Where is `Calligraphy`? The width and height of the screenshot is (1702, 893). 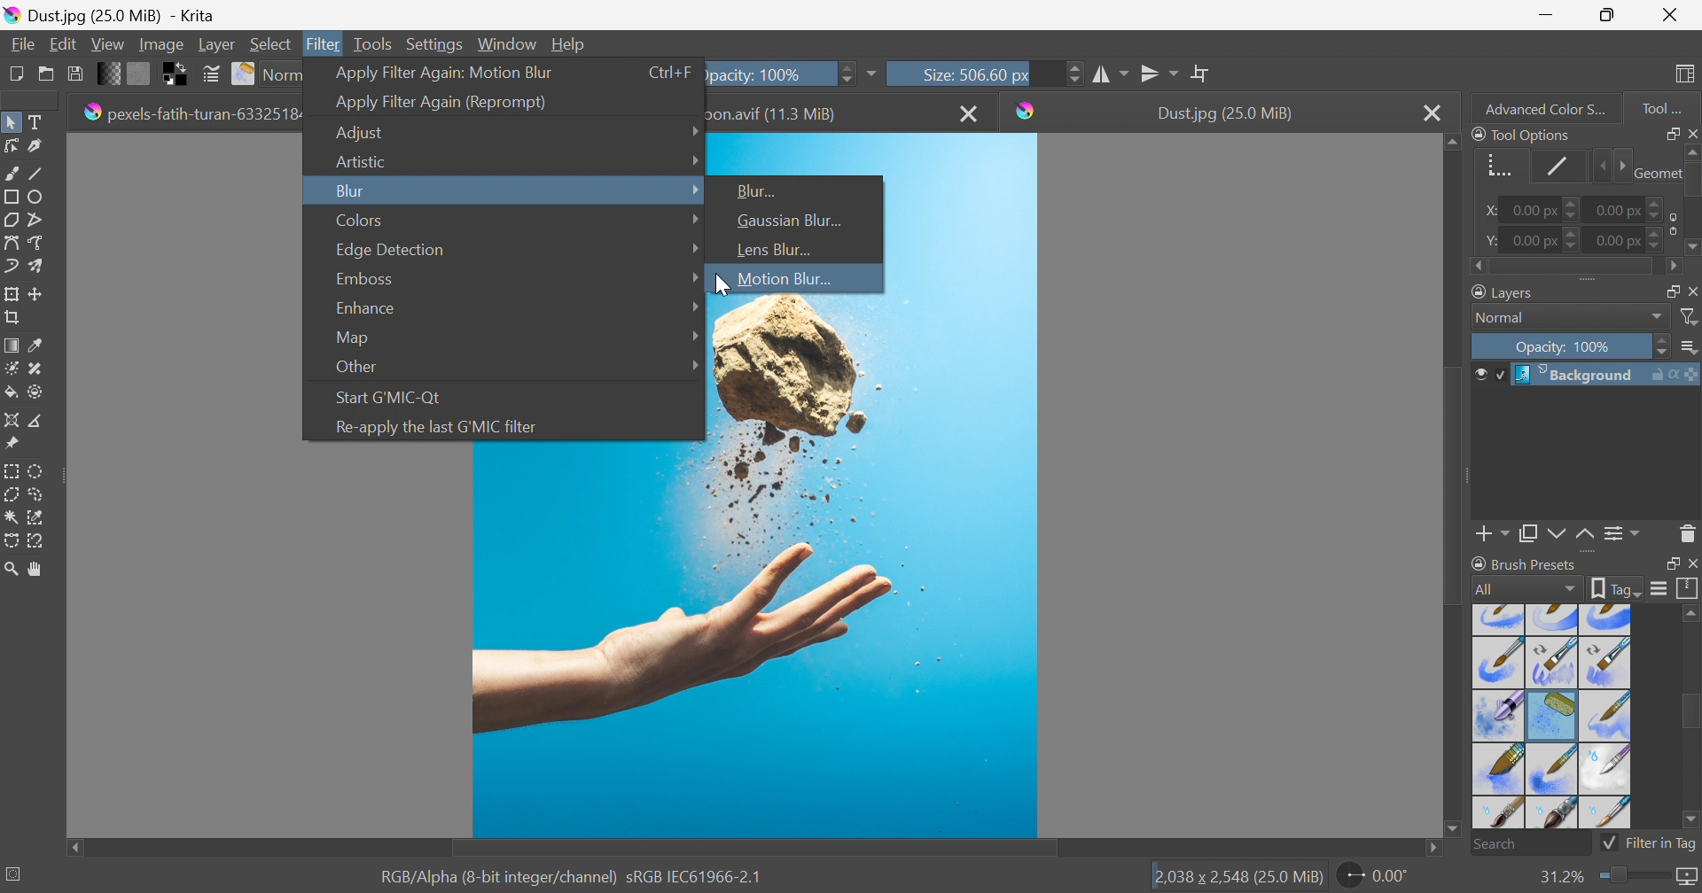
Calligraphy is located at coordinates (41, 147).